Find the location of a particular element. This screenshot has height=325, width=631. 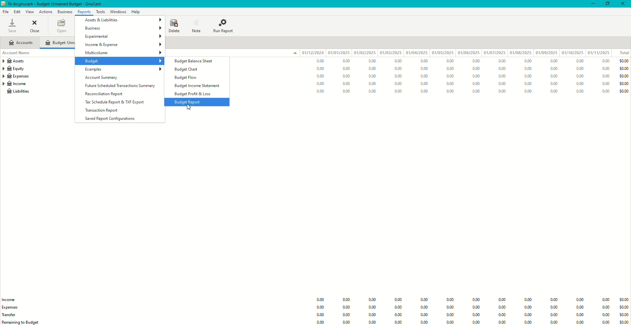

0.00 is located at coordinates (348, 84).